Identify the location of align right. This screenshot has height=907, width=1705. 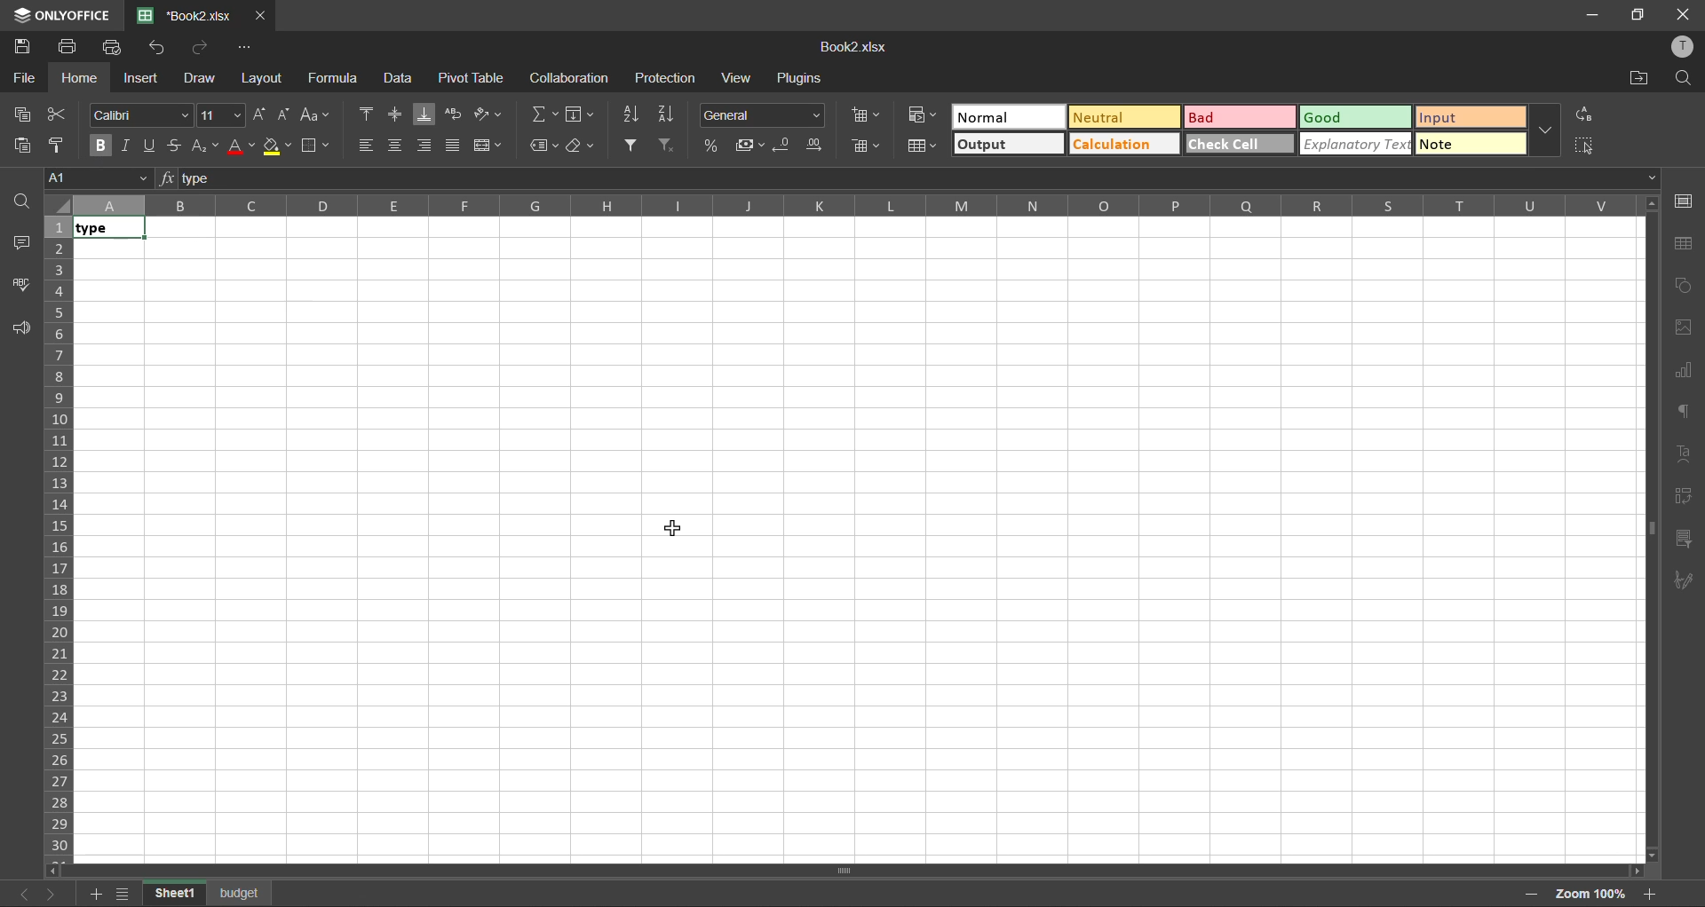
(421, 146).